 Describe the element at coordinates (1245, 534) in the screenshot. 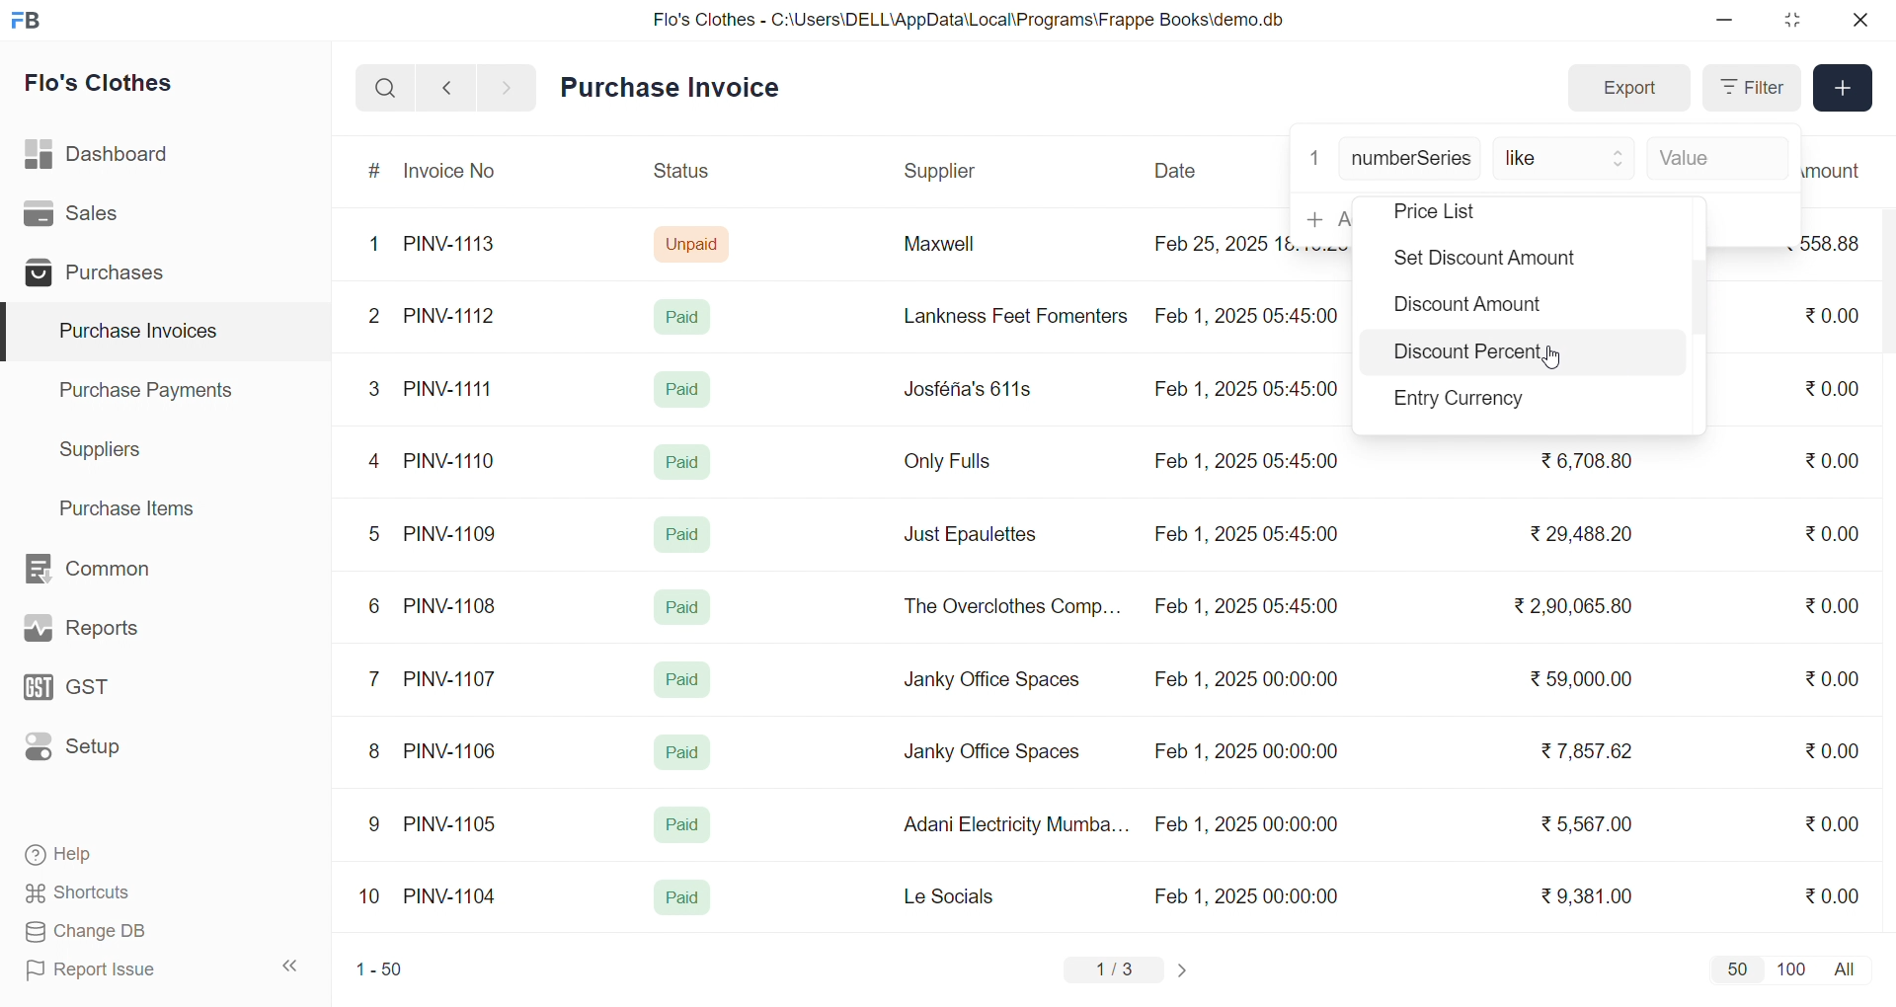

I see `Feb 1, 2025 05:45:00` at that location.